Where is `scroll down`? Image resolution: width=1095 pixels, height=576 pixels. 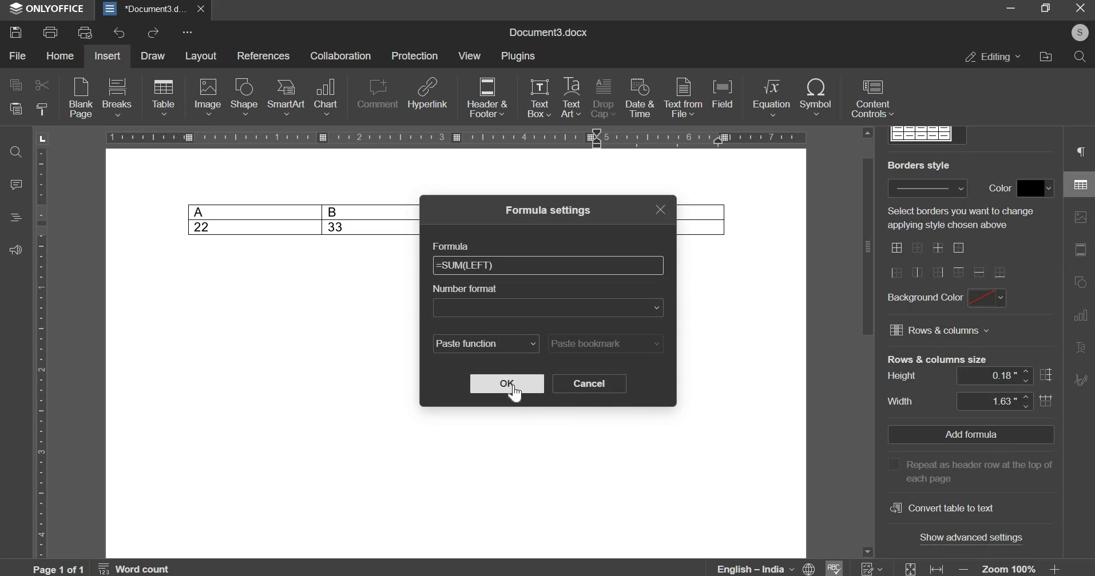
scroll down is located at coordinates (867, 552).